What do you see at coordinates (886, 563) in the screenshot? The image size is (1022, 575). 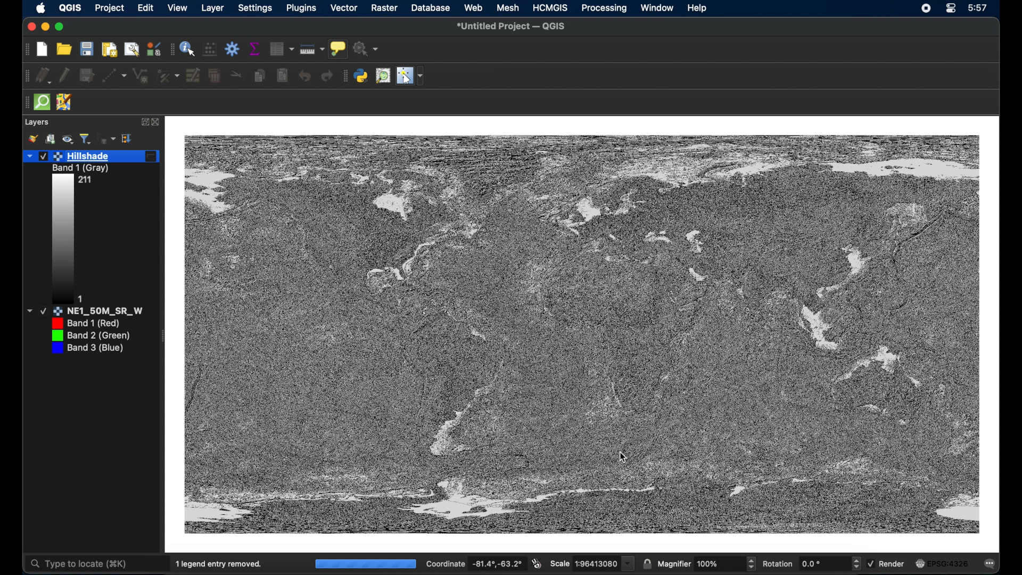 I see `render` at bounding box center [886, 563].